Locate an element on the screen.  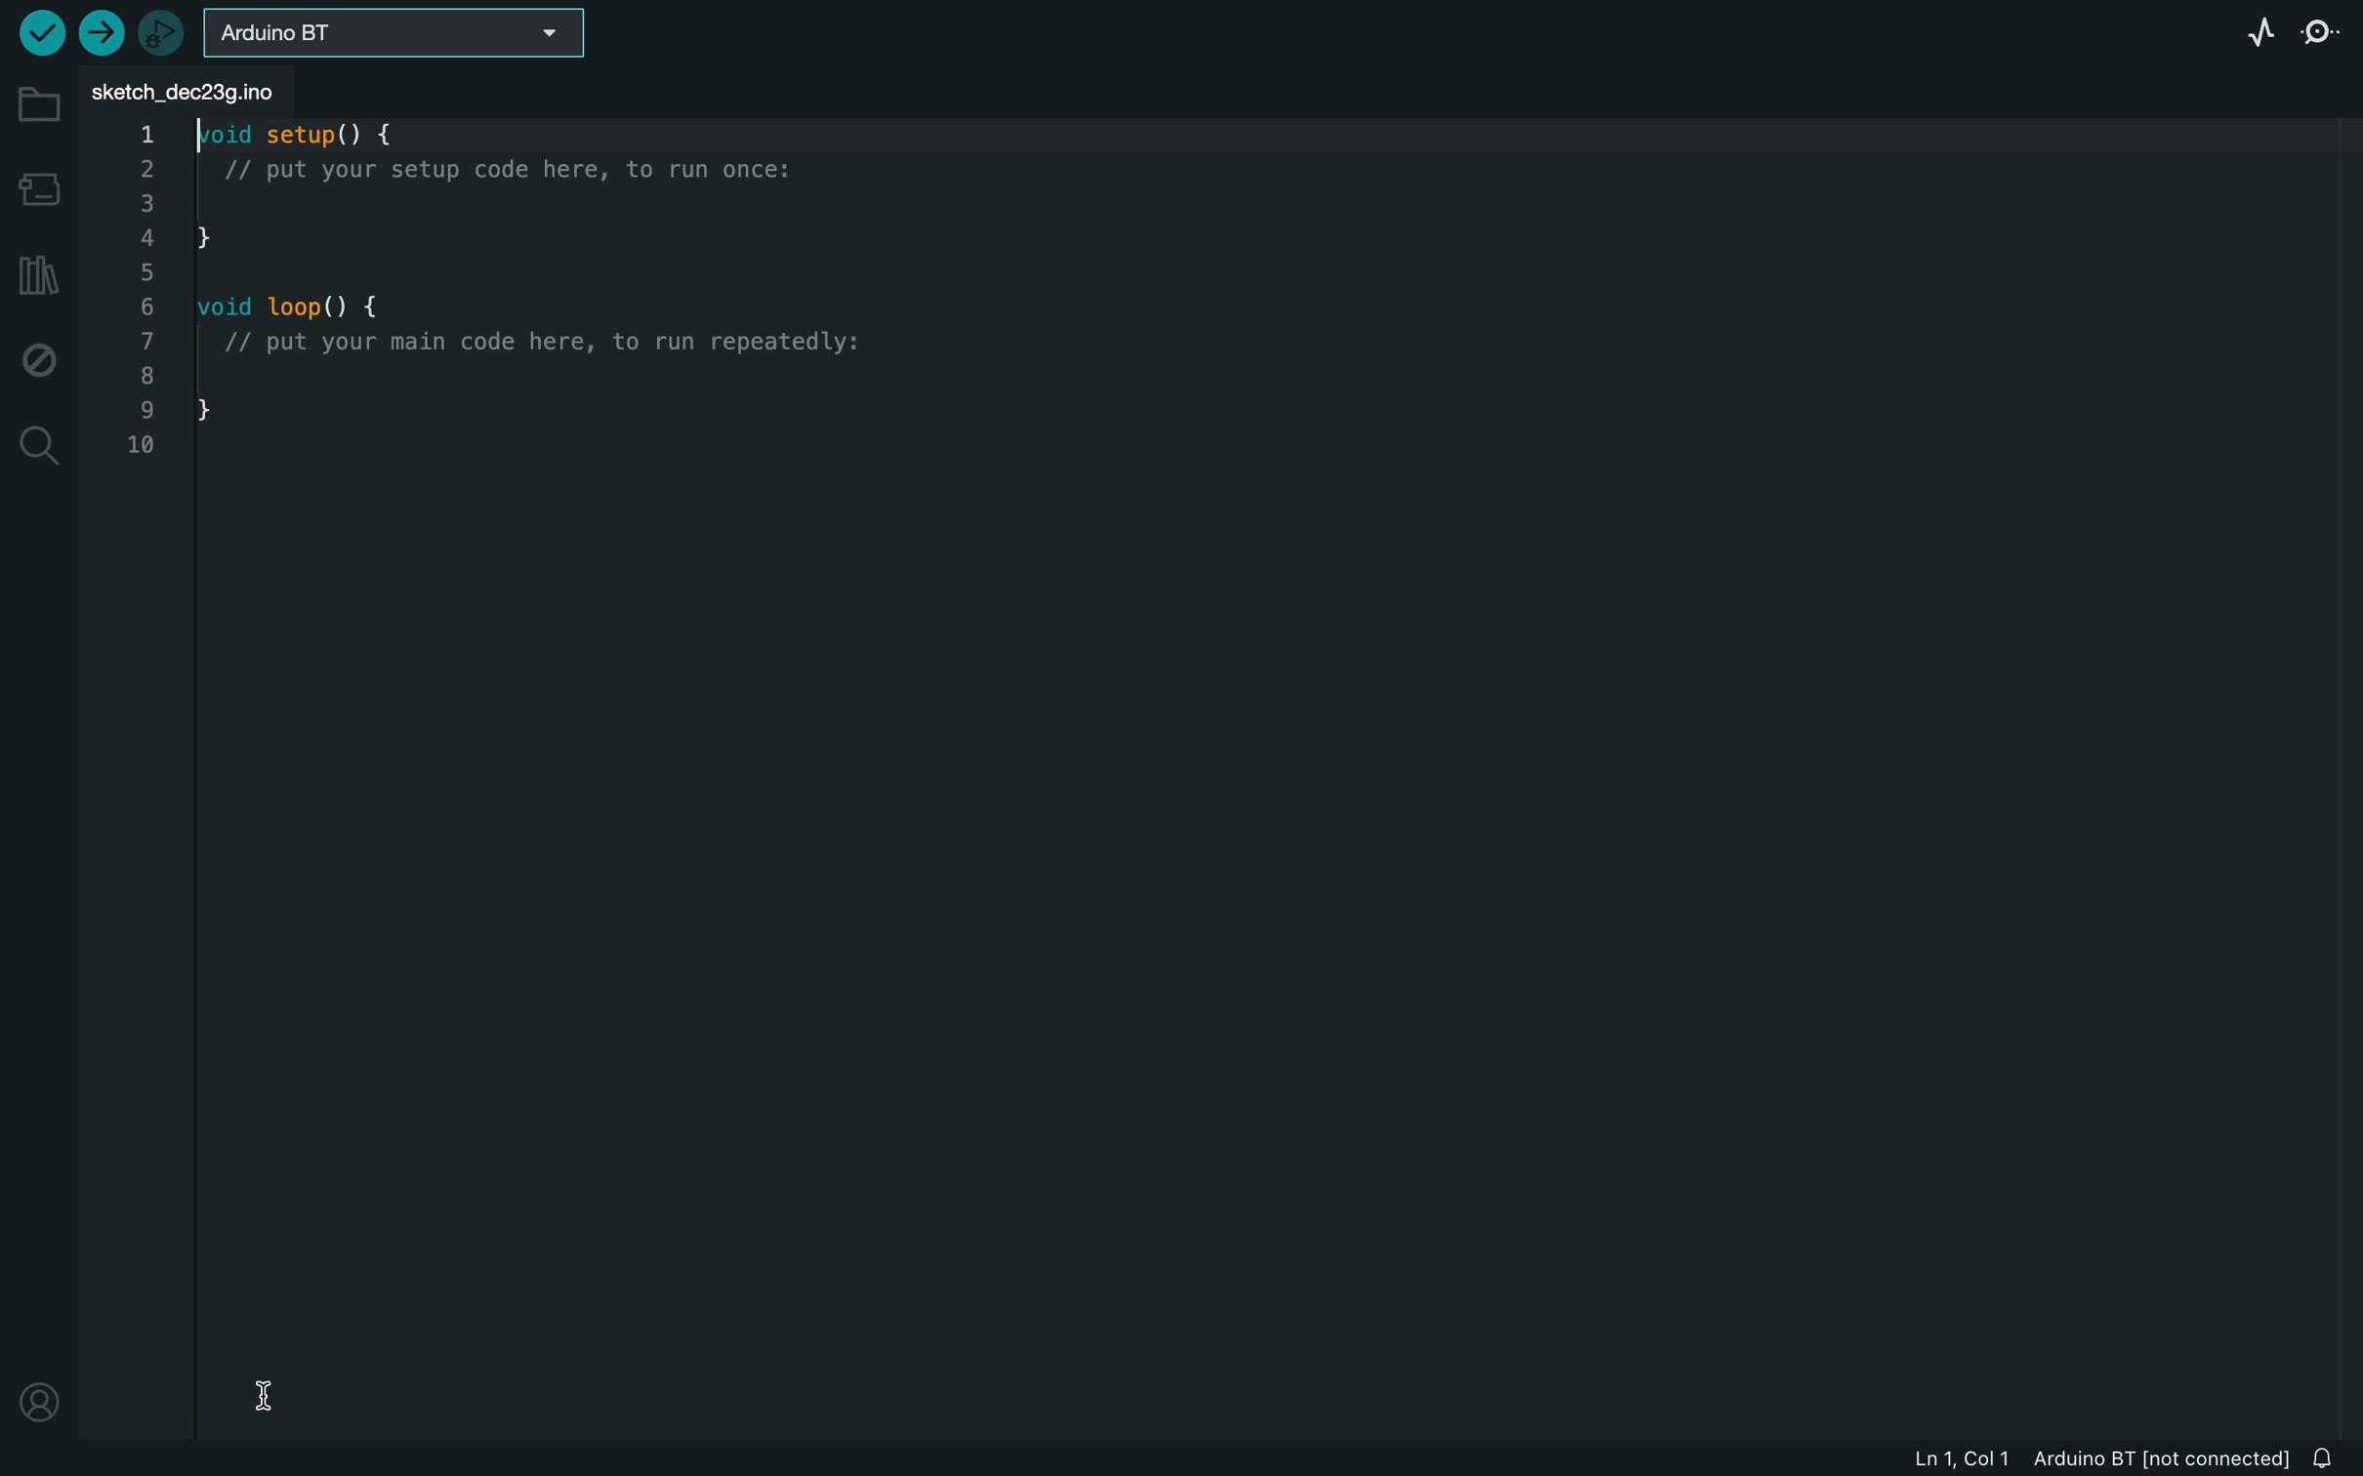
debug is located at coordinates (39, 354).